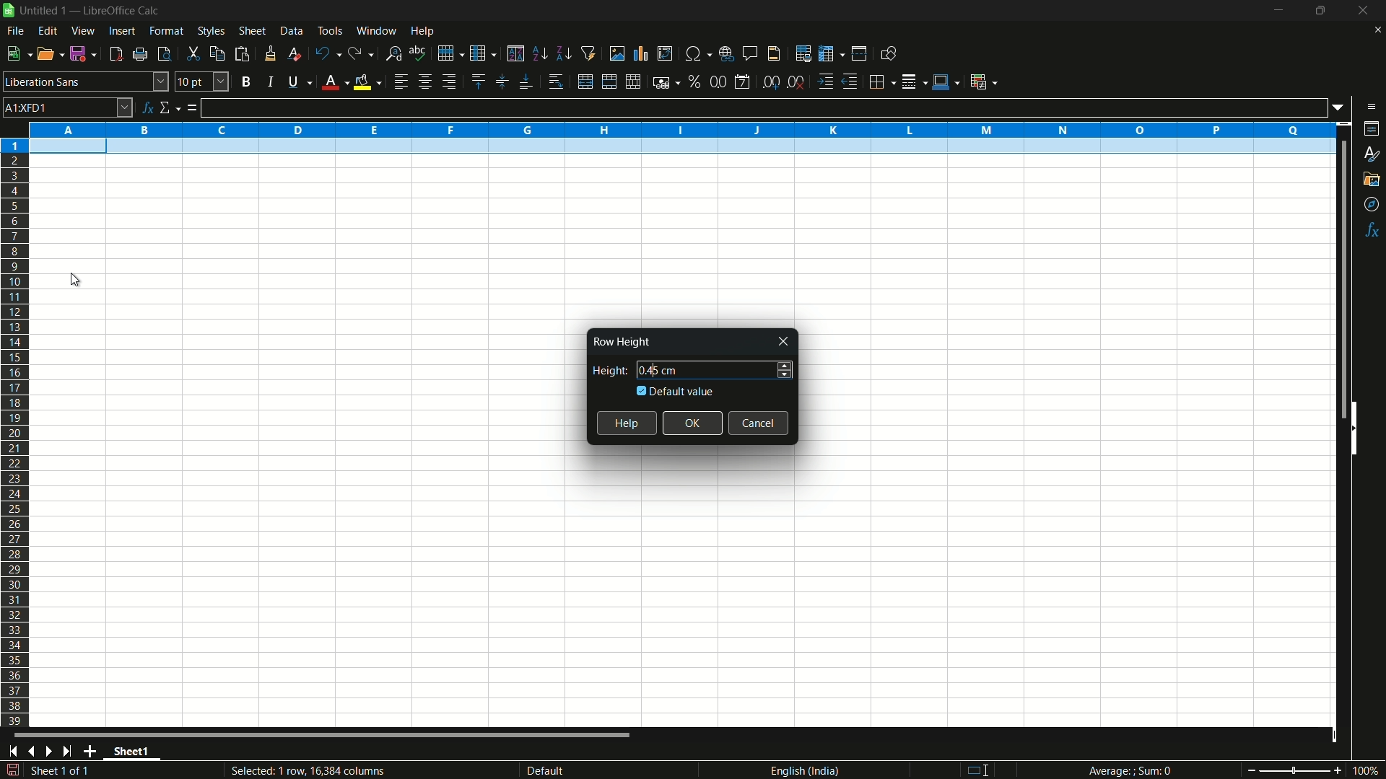 The width and height of the screenshot is (1386, 779). What do you see at coordinates (764, 107) in the screenshot?
I see `formula input line` at bounding box center [764, 107].